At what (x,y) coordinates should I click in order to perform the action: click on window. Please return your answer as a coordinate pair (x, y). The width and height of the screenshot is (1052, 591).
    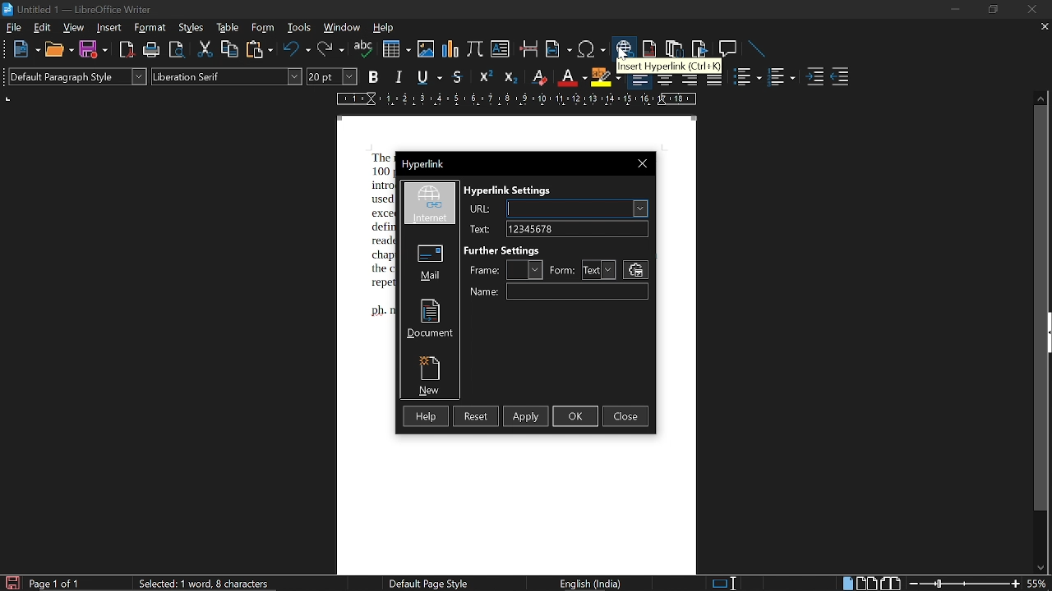
    Looking at the image, I should click on (341, 29).